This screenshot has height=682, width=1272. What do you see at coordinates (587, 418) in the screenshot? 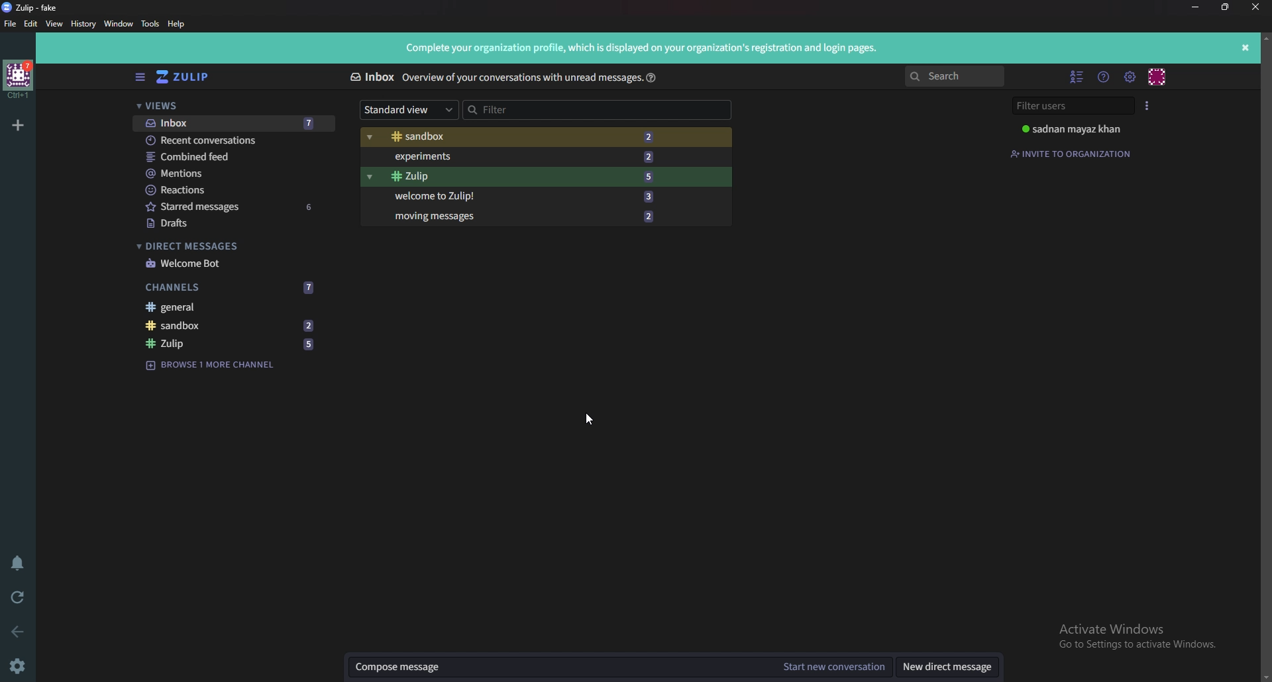
I see `cursor` at bounding box center [587, 418].